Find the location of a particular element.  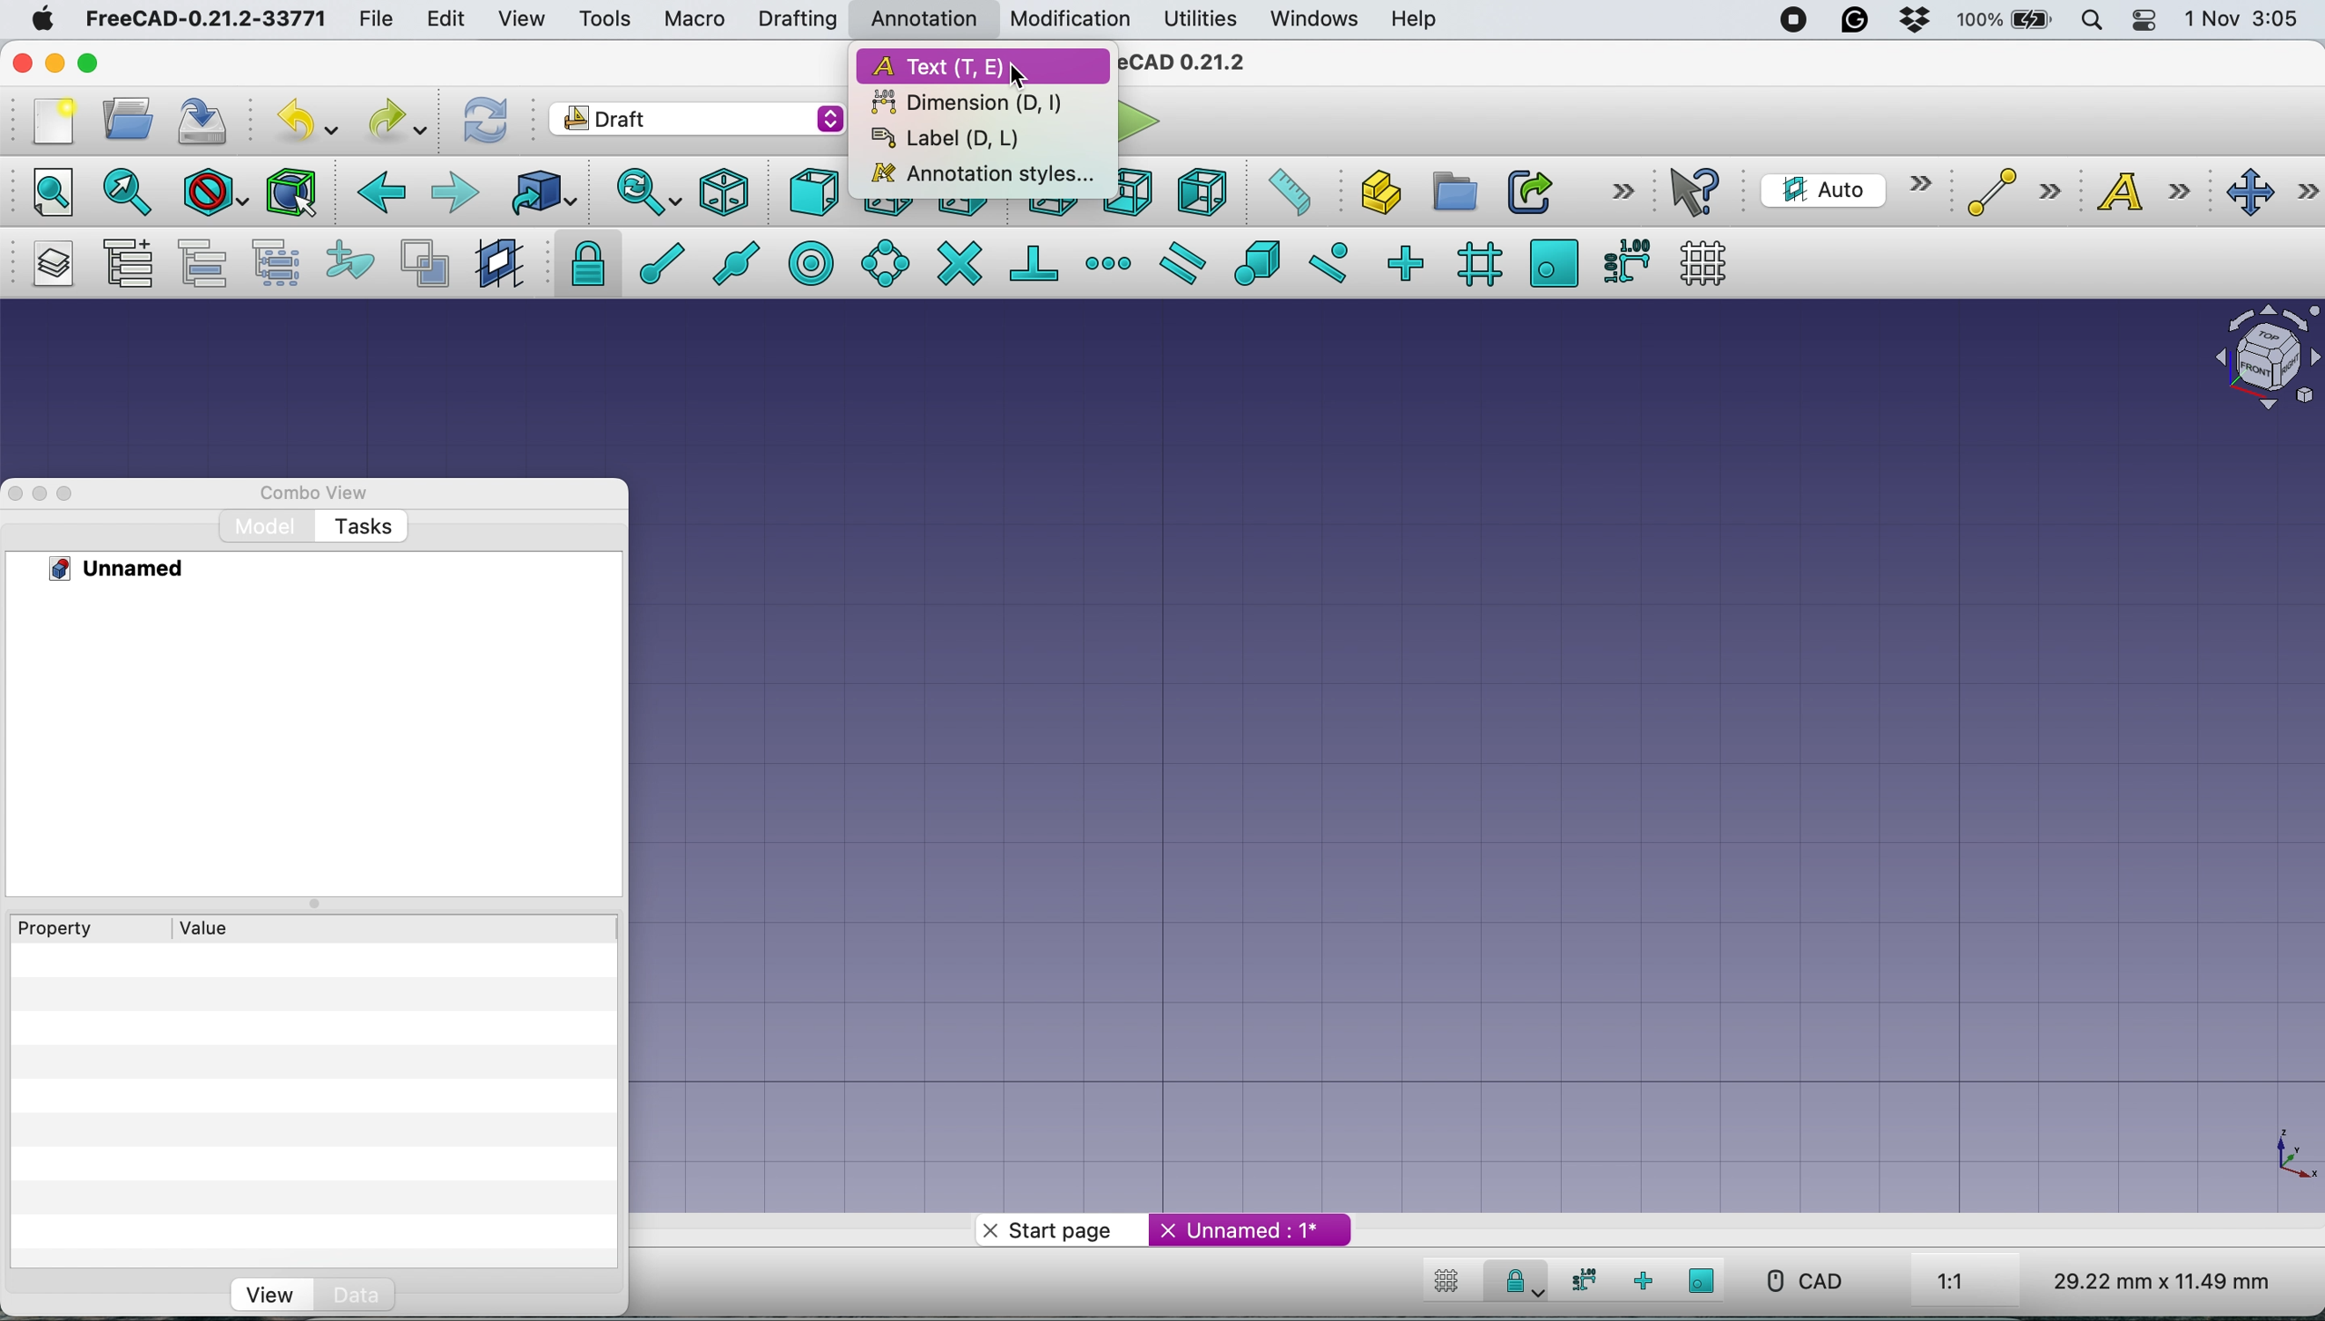

screen recorder is located at coordinates (1783, 20).